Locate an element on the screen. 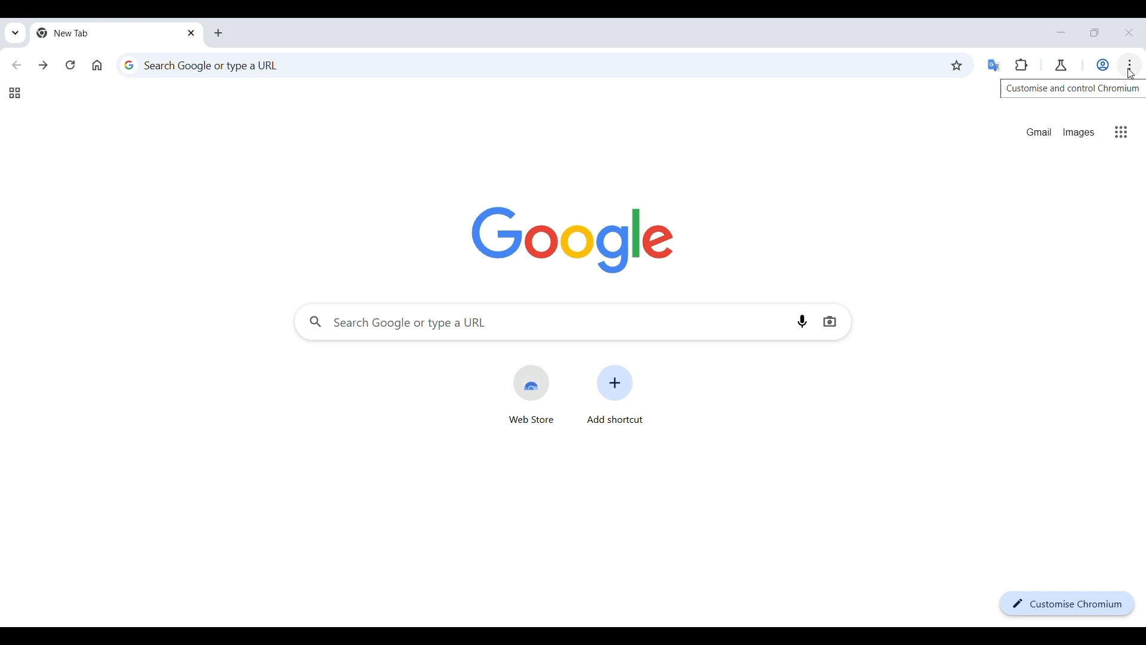  Open Google web store is located at coordinates (531, 395).